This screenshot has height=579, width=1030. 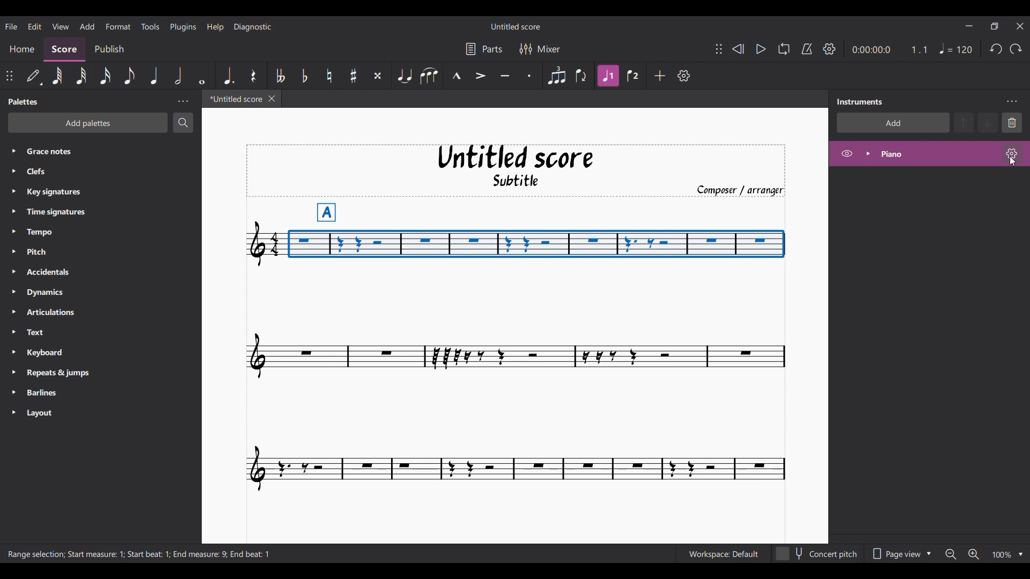 I want to click on File menu, so click(x=11, y=26).